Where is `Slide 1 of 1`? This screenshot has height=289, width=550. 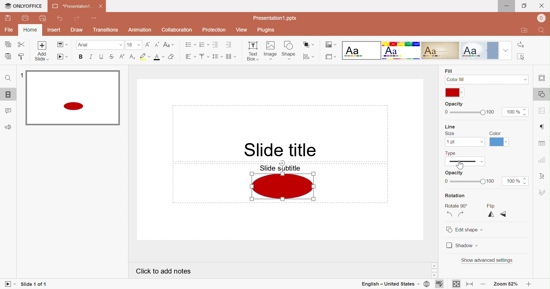 Slide 1 of 1 is located at coordinates (33, 284).